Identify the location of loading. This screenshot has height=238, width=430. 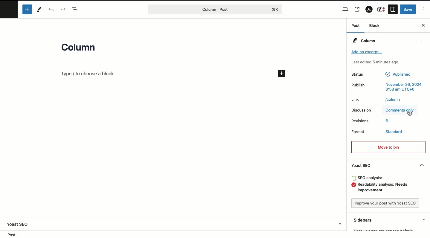
(353, 179).